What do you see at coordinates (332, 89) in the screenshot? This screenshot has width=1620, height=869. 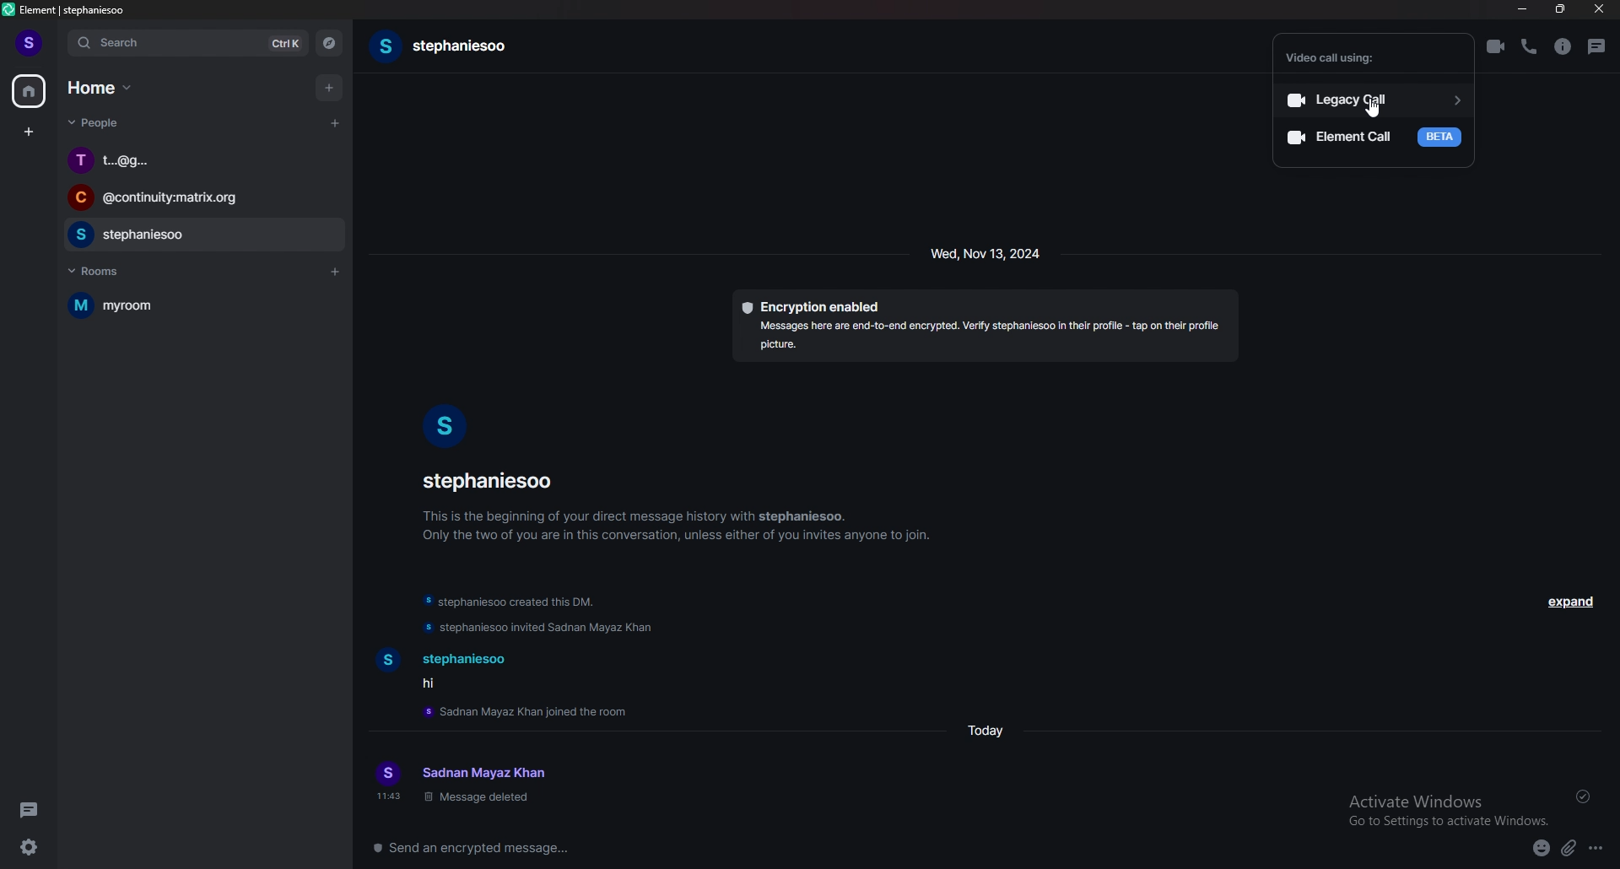 I see `add` at bounding box center [332, 89].